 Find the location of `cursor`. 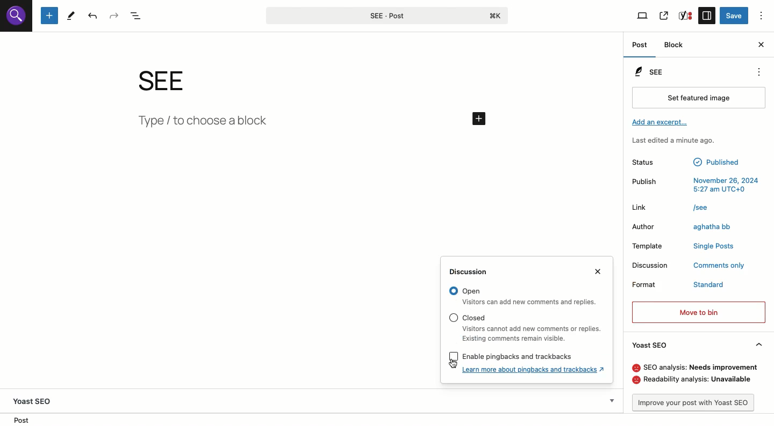

cursor is located at coordinates (450, 366).